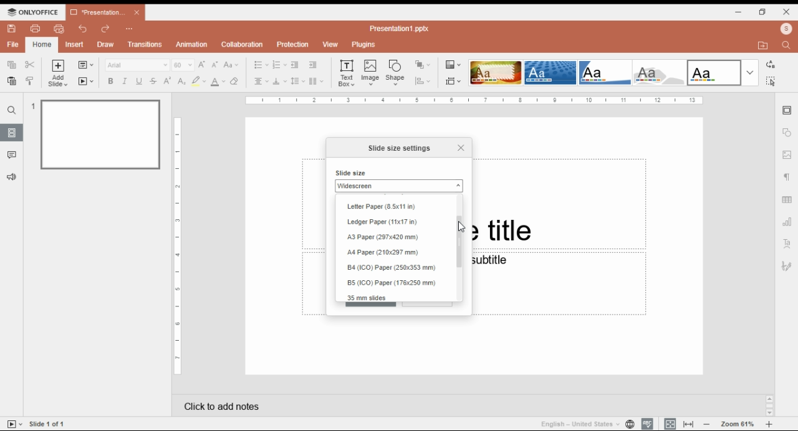 The image size is (798, 431). Describe the element at coordinates (788, 44) in the screenshot. I see `find` at that location.